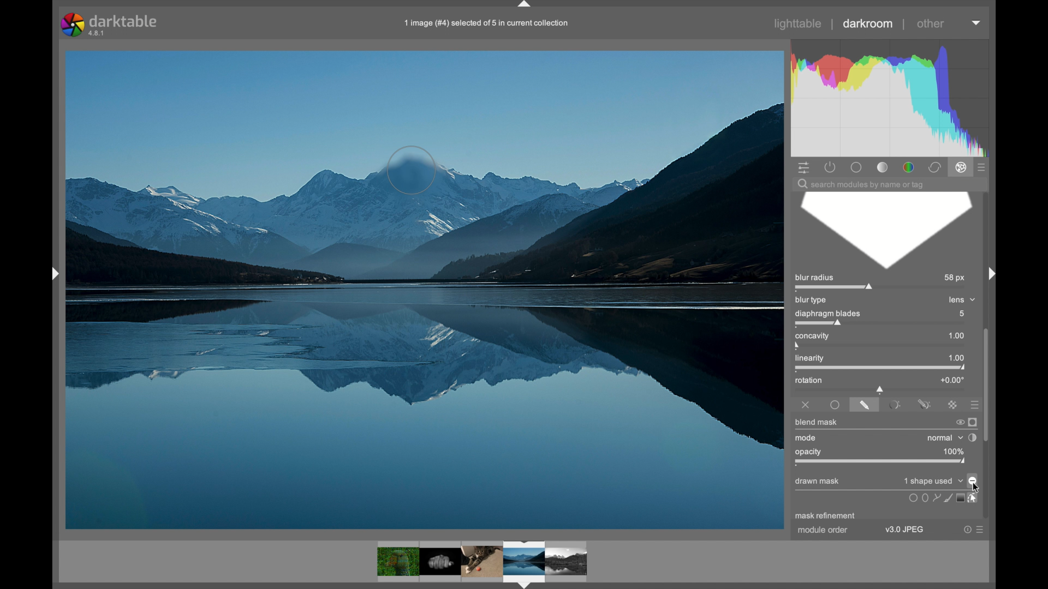 The image size is (1048, 589). Describe the element at coordinates (982, 167) in the screenshot. I see `presets` at that location.